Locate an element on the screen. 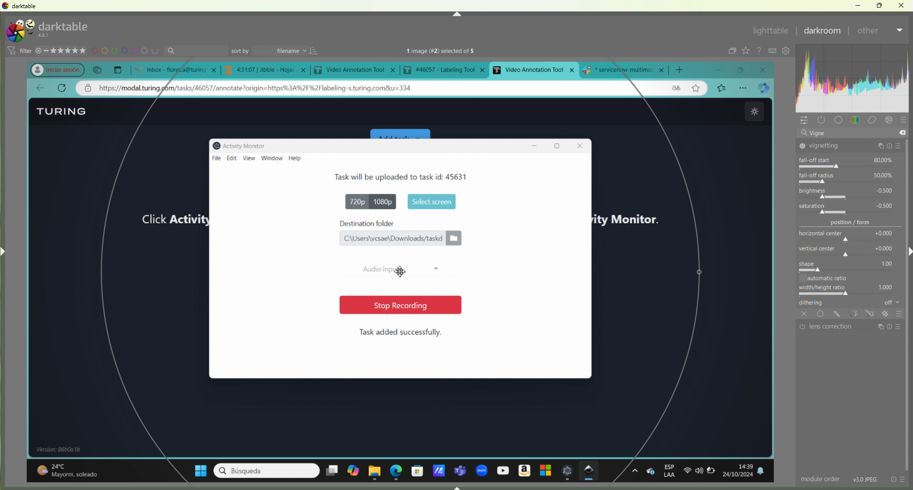  Turing is located at coordinates (64, 111).